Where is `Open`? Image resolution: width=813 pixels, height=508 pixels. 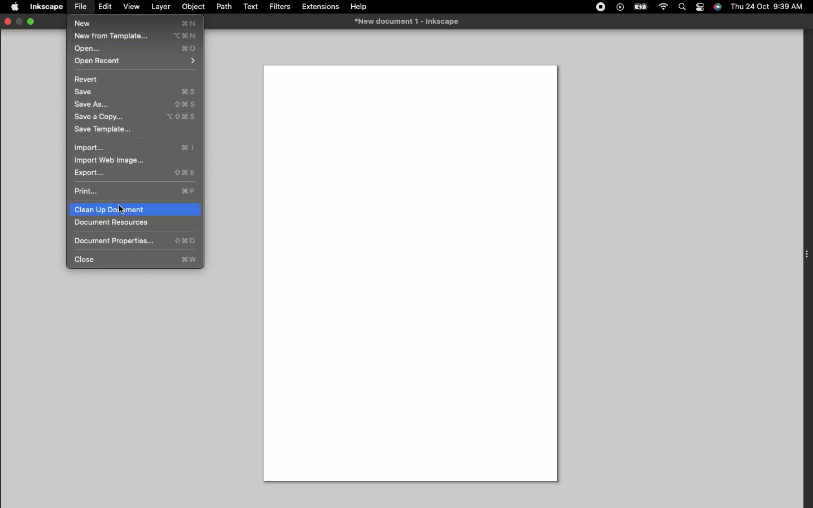 Open is located at coordinates (133, 49).